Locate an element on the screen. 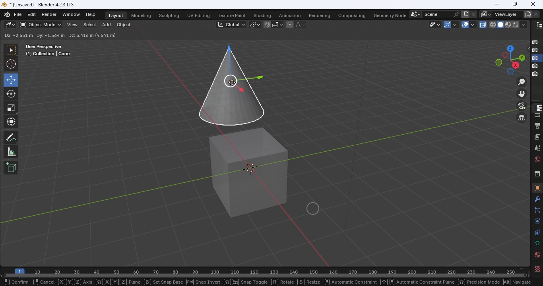 The width and height of the screenshot is (543, 286). Output is located at coordinates (536, 125).